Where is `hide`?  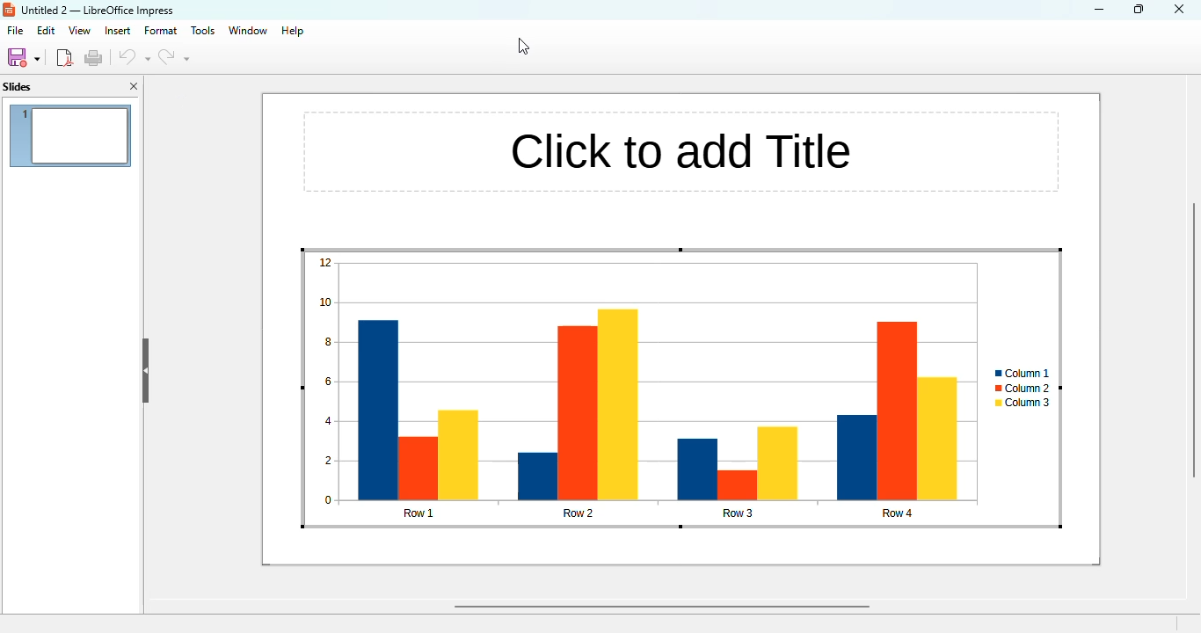 hide is located at coordinates (147, 361).